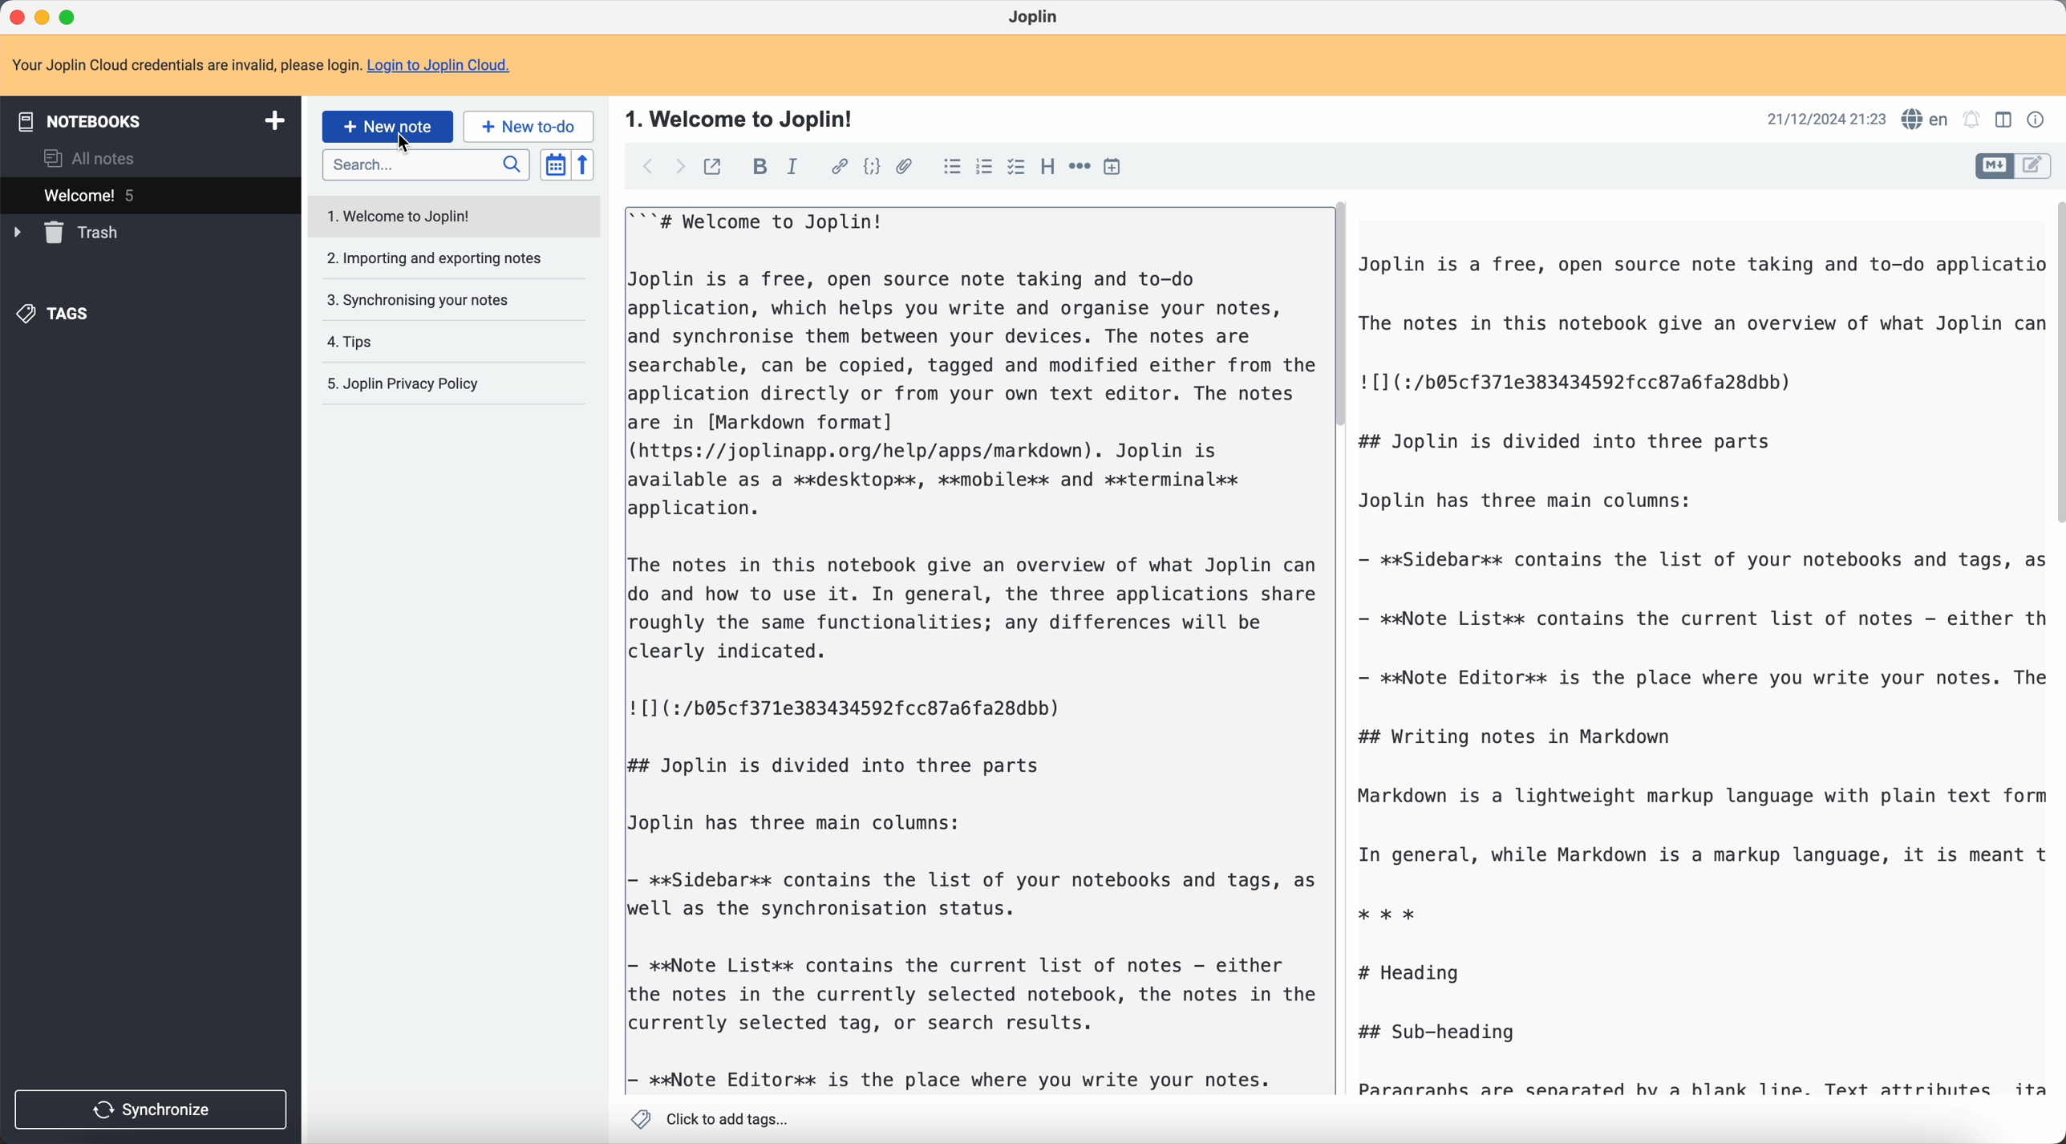 The image size is (2066, 1144). Describe the element at coordinates (793, 169) in the screenshot. I see `italic` at that location.